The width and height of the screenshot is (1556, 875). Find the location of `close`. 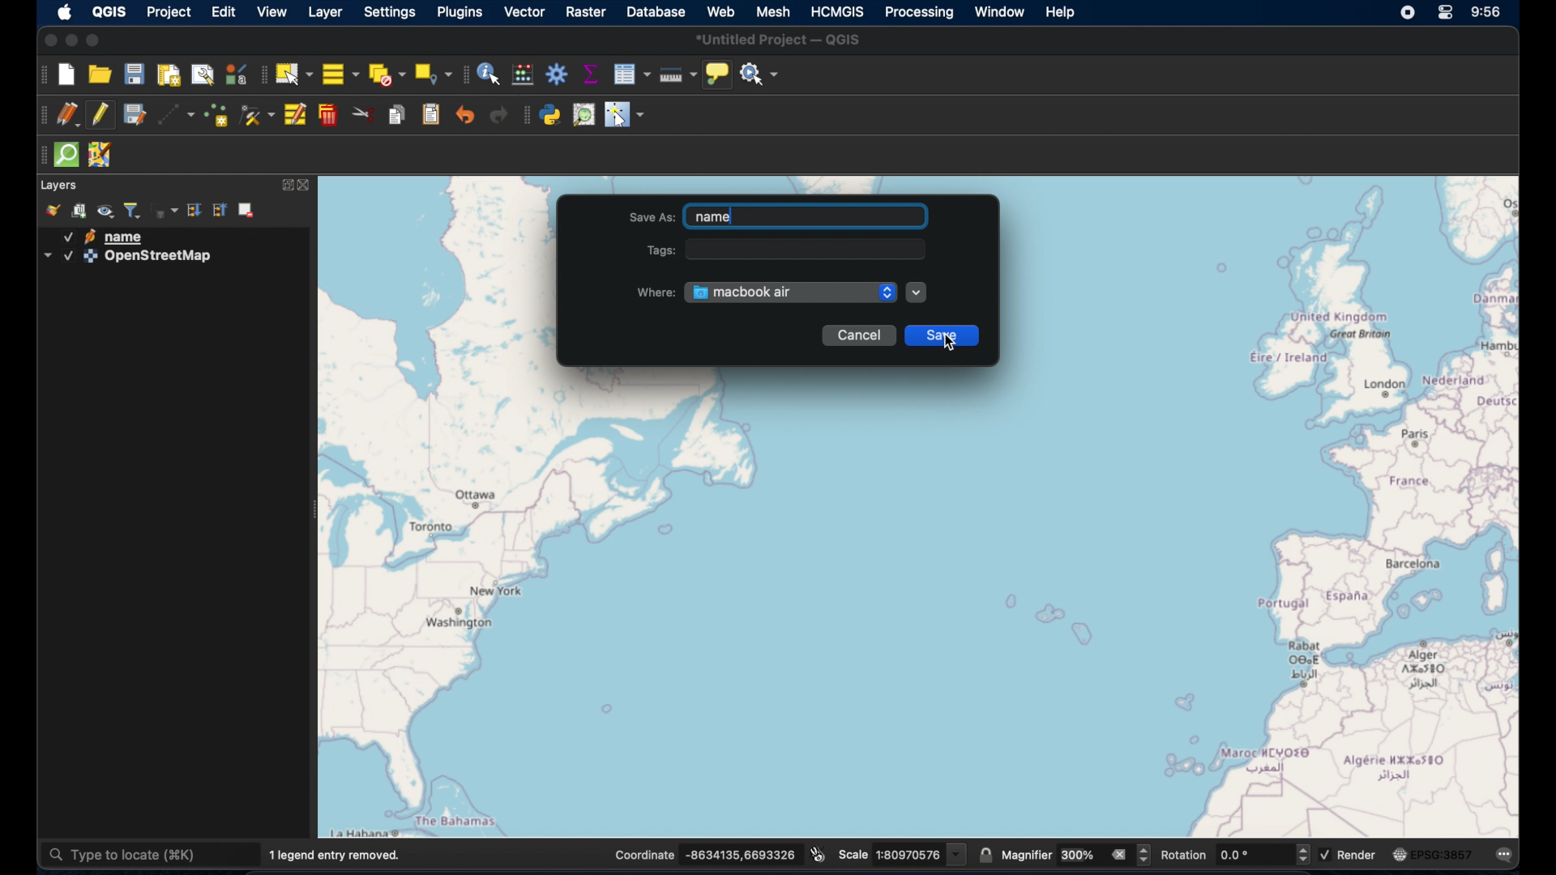

close is located at coordinates (49, 41).